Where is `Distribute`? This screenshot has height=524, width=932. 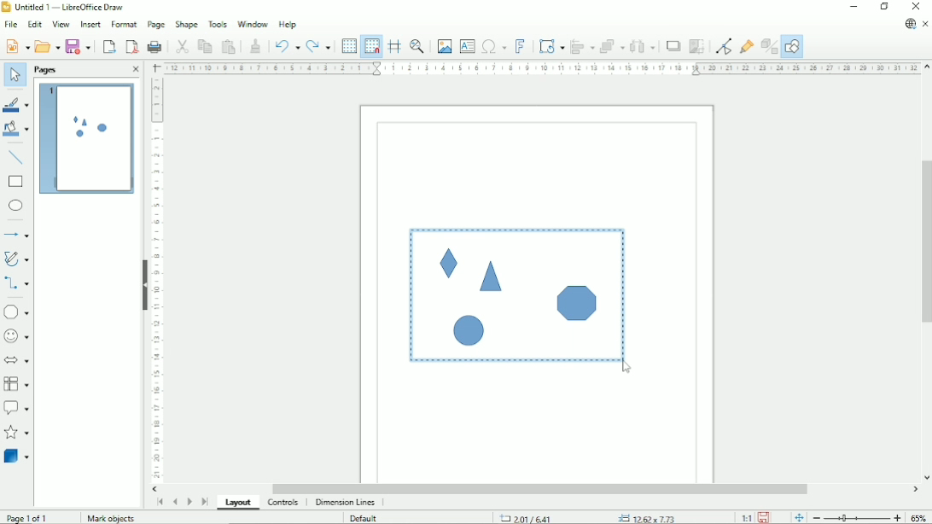 Distribute is located at coordinates (642, 45).